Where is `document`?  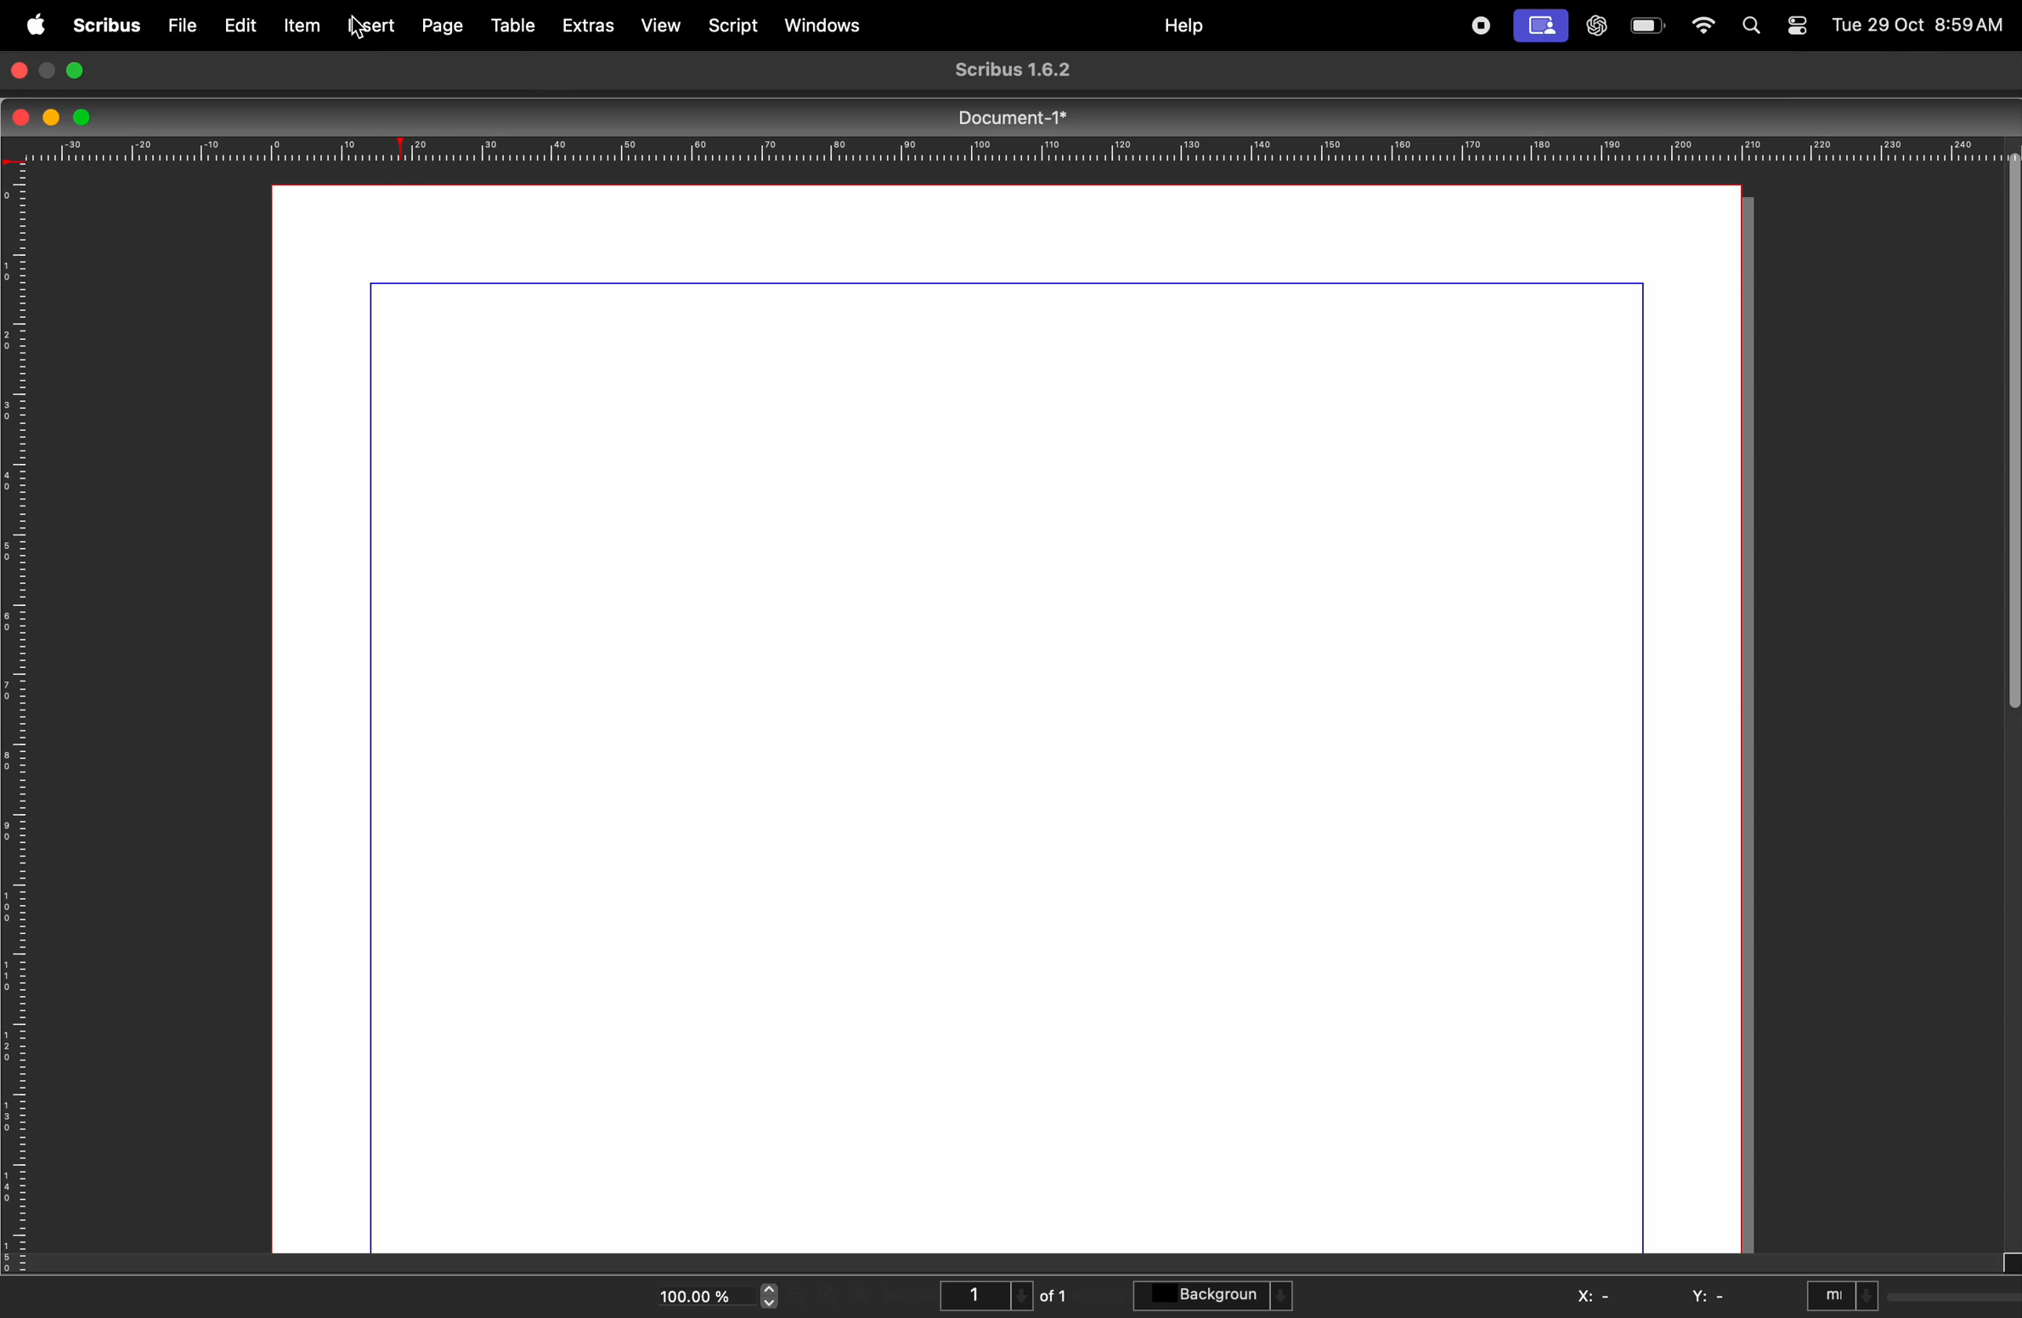
document is located at coordinates (974, 716).